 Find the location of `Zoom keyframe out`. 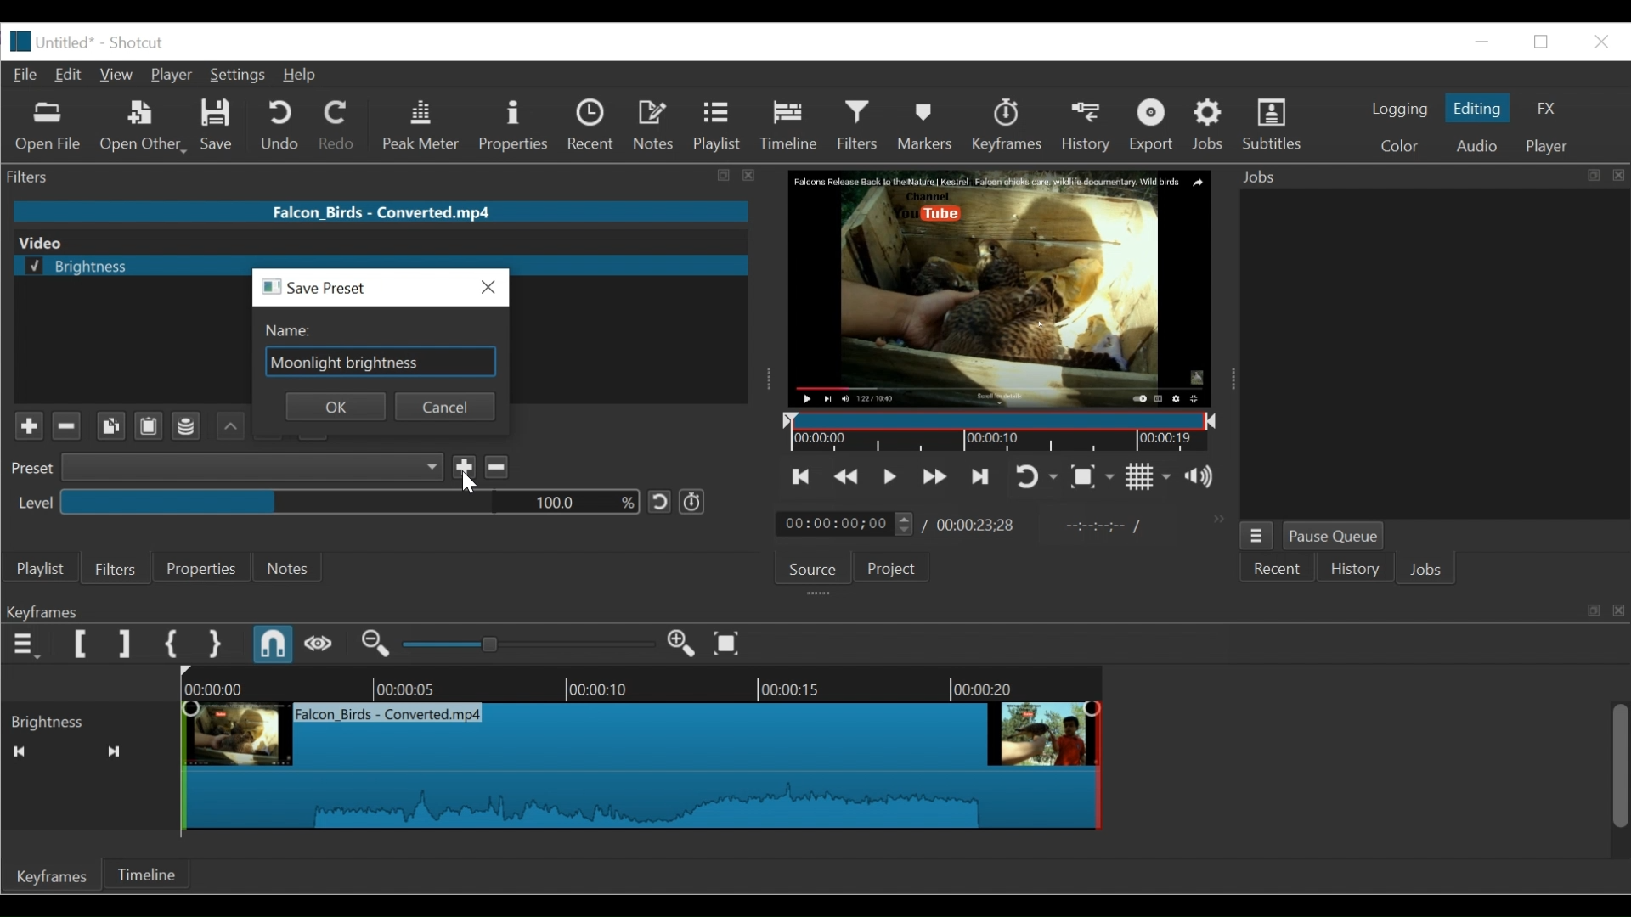

Zoom keyframe out is located at coordinates (375, 644).